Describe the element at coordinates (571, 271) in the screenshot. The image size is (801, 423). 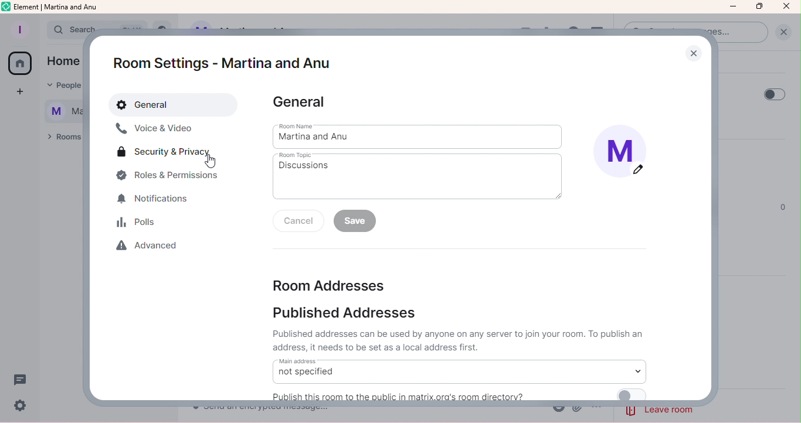
I see `expand` at that location.